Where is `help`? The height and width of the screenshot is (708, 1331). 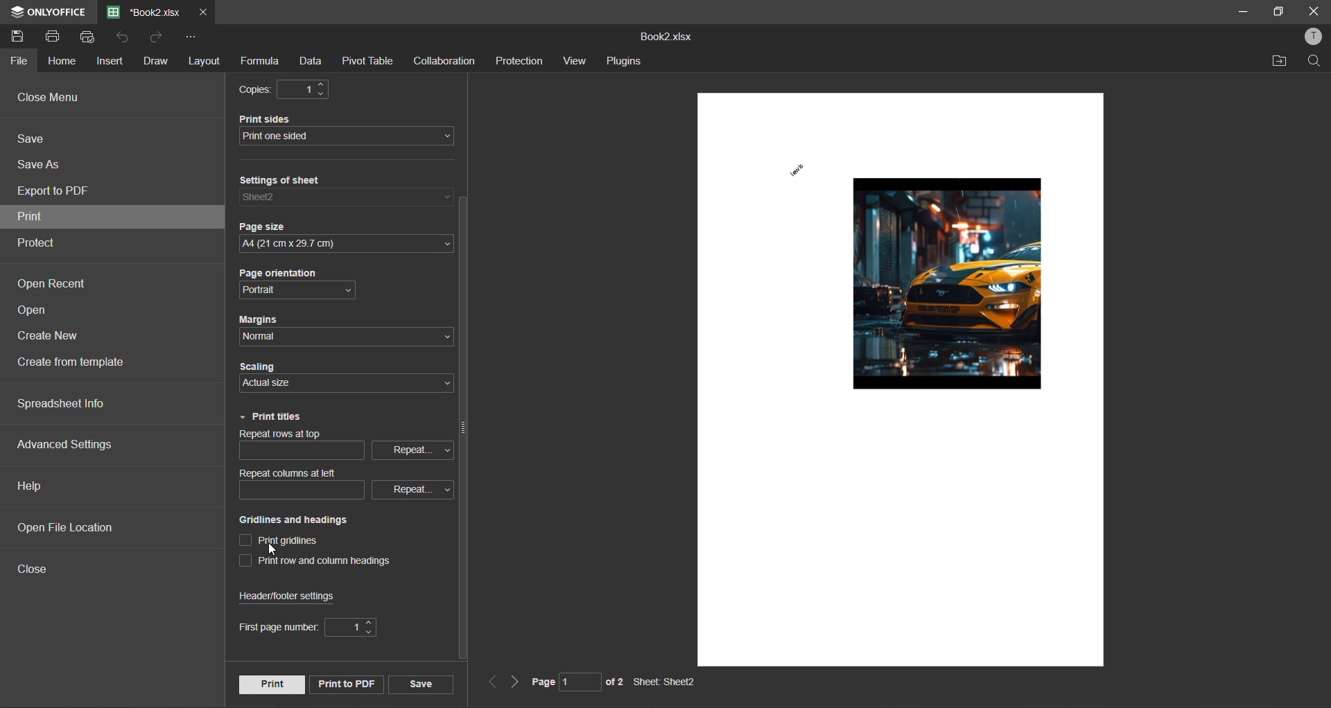
help is located at coordinates (33, 490).